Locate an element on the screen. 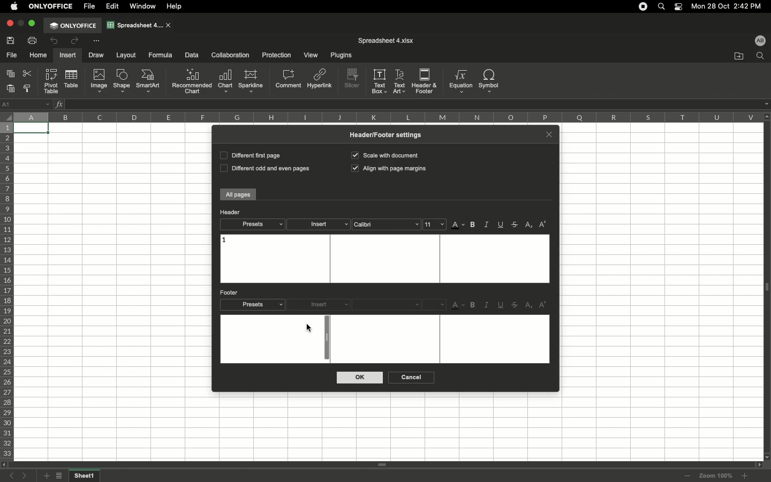  Previous sheet is located at coordinates (14, 477).